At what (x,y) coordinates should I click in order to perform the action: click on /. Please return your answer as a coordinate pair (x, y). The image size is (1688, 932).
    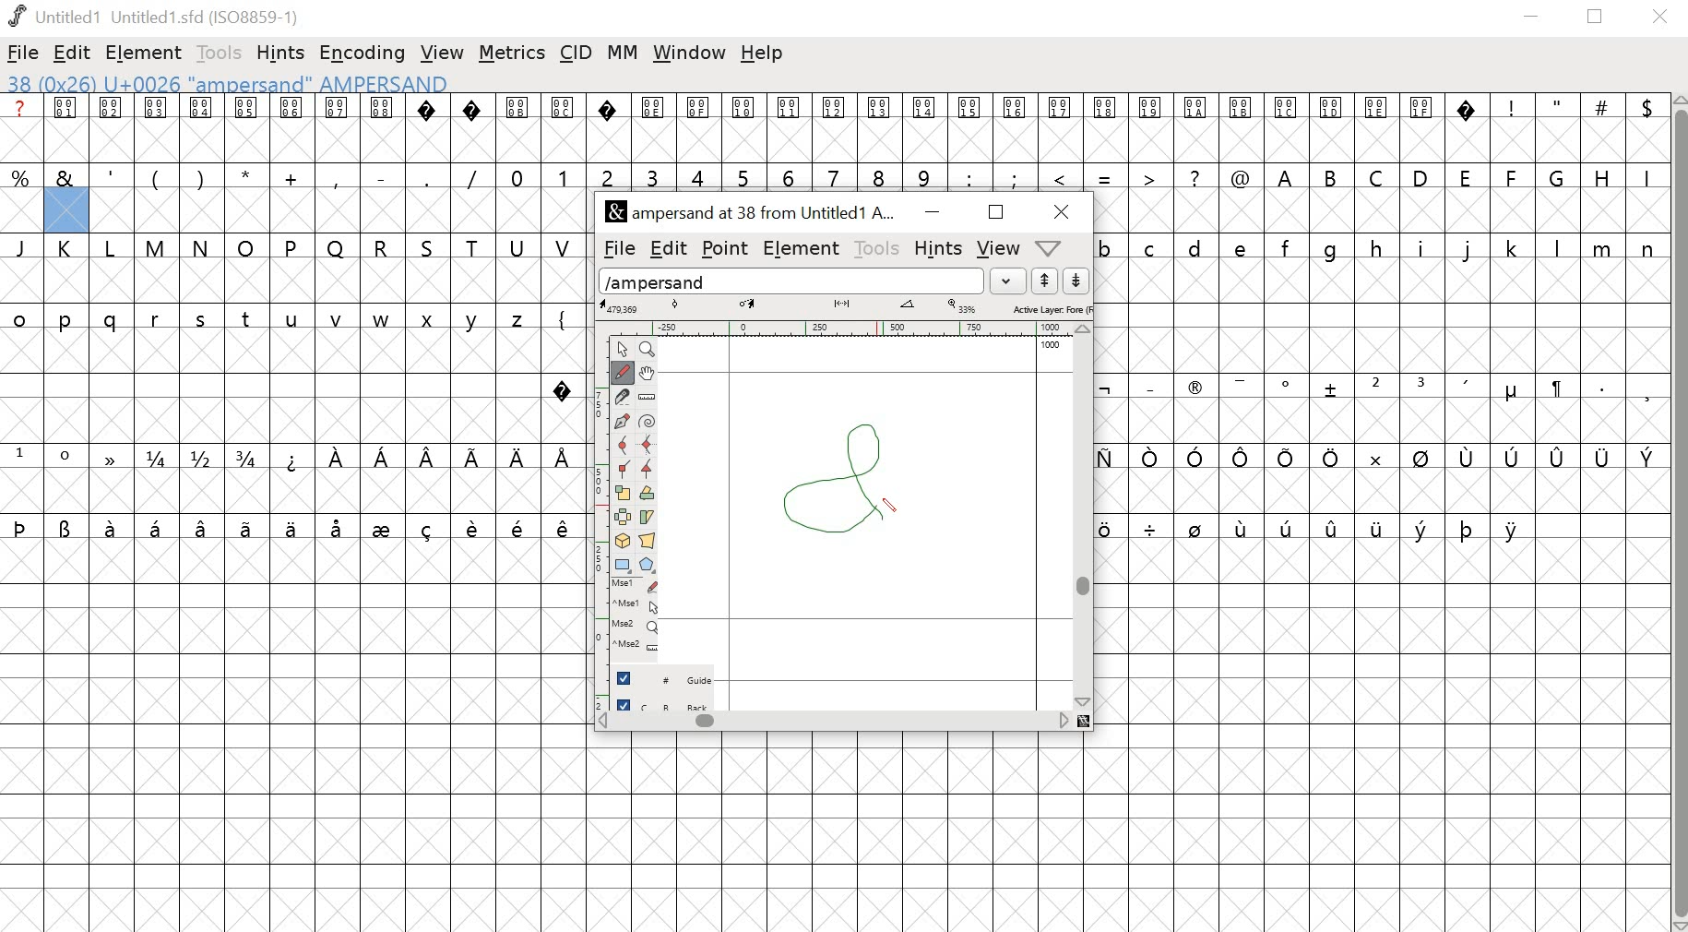
    Looking at the image, I should click on (472, 176).